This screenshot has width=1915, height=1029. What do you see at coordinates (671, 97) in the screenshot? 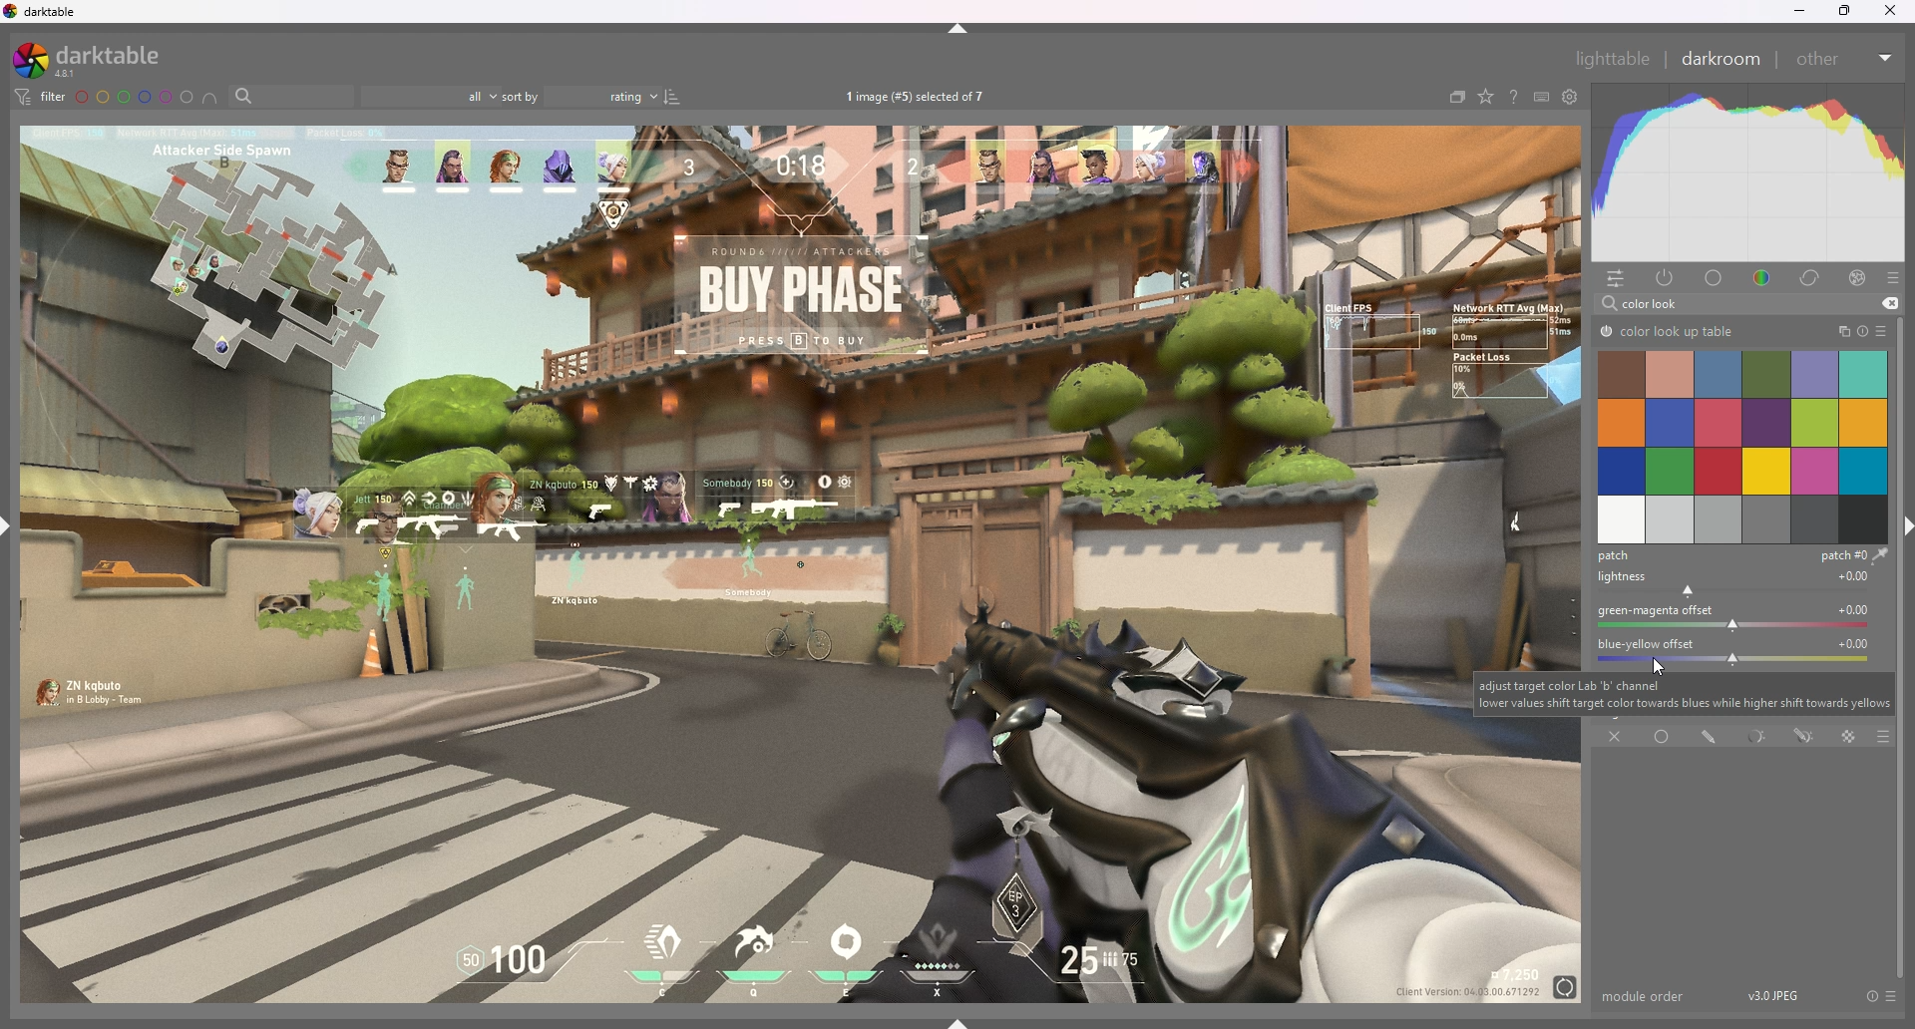
I see `reverse sort order` at bounding box center [671, 97].